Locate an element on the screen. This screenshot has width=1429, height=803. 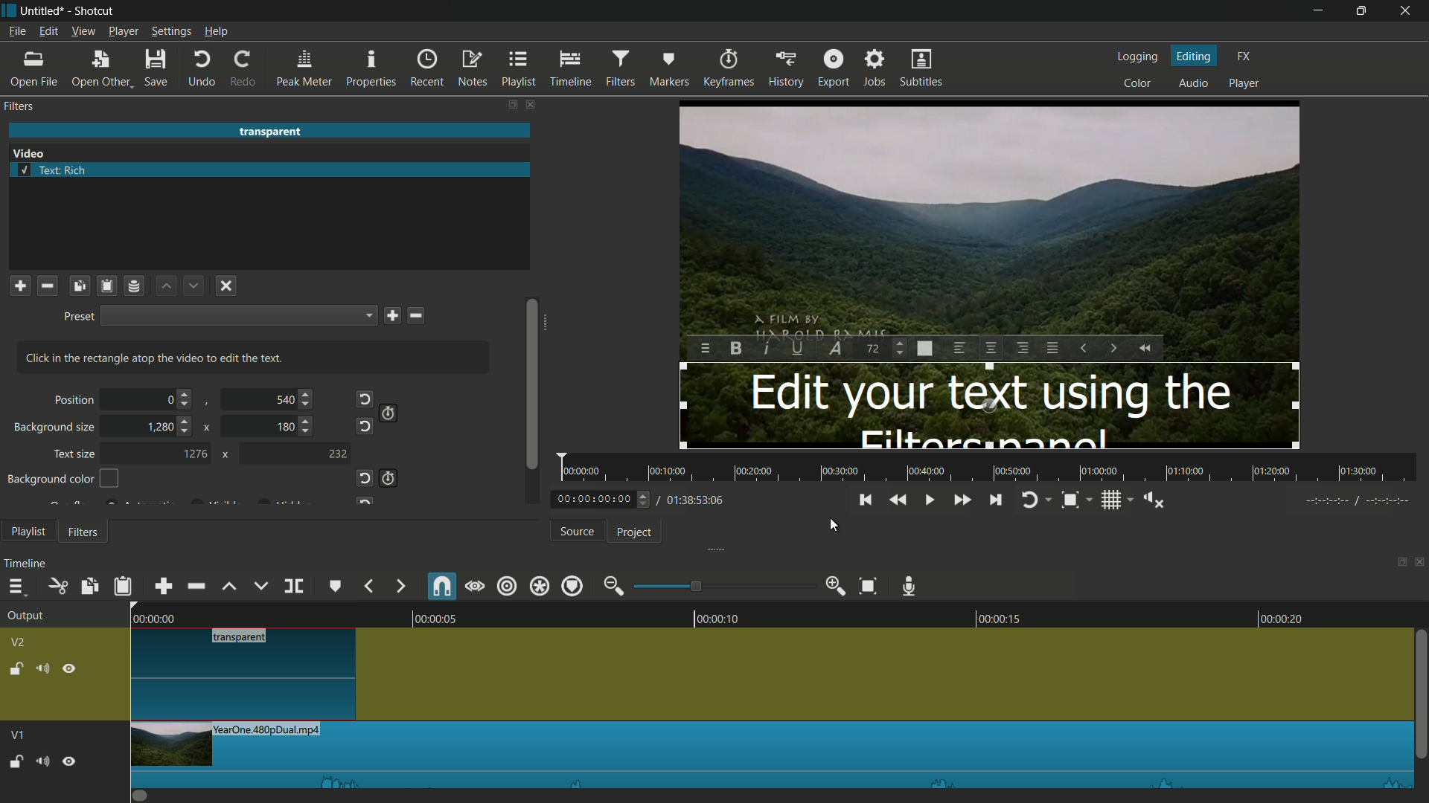
text size is located at coordinates (74, 453).